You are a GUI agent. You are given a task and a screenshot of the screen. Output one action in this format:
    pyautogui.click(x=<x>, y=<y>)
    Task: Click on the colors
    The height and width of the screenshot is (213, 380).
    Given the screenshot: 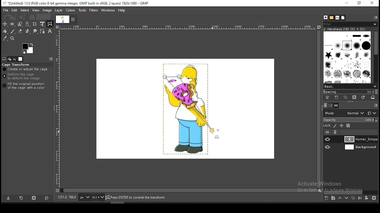 What is the action you would take?
    pyautogui.click(x=70, y=10)
    